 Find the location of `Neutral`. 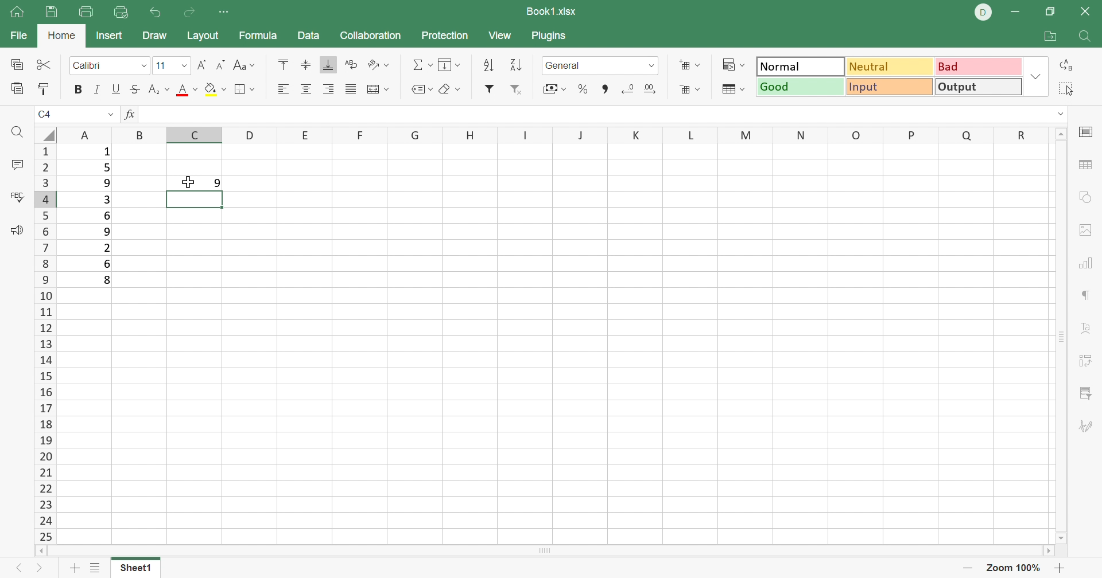

Neutral is located at coordinates (890, 66).